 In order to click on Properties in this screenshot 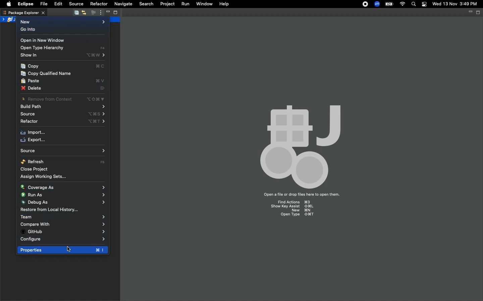, I will do `click(61, 250)`.